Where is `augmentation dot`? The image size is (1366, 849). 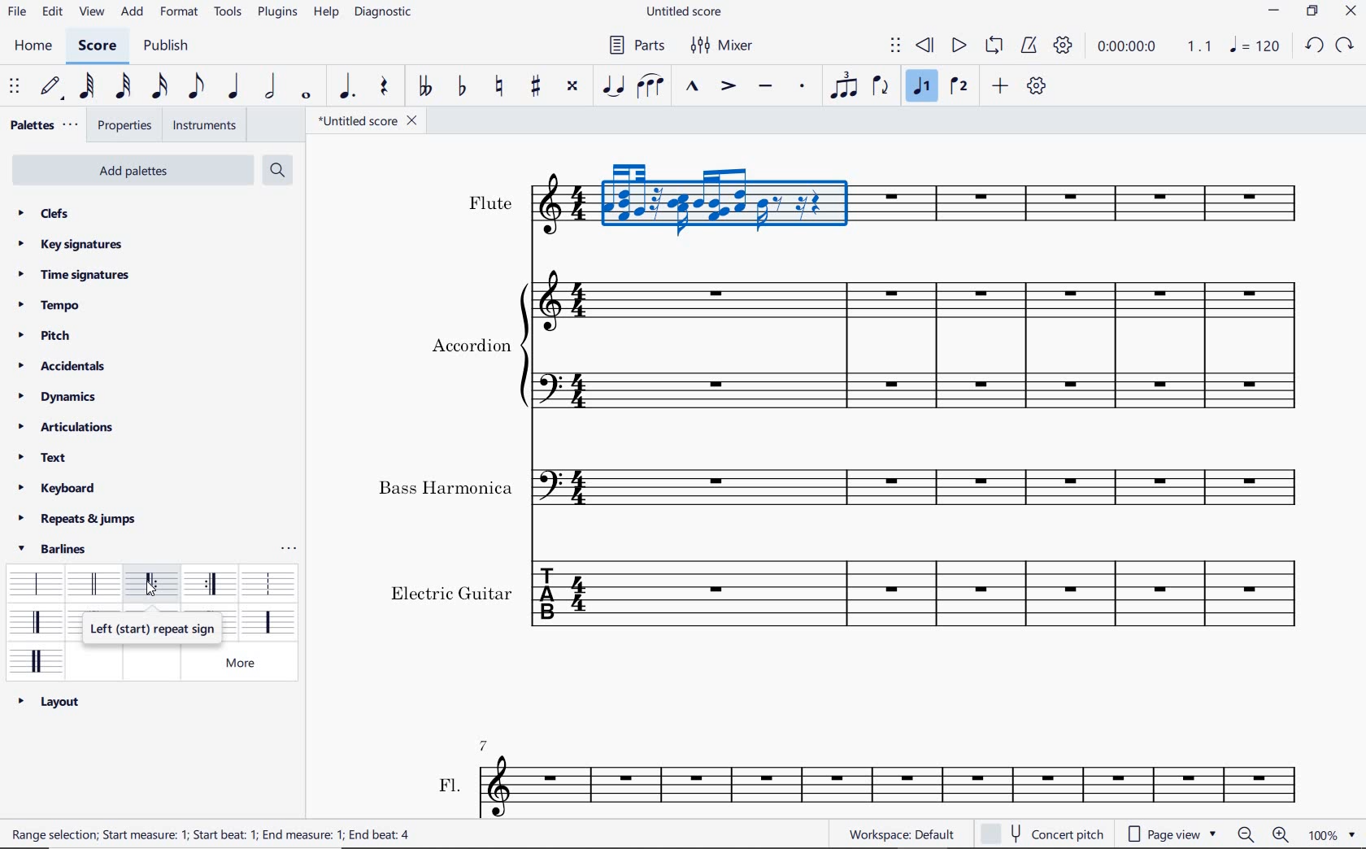
augmentation dot is located at coordinates (344, 87).